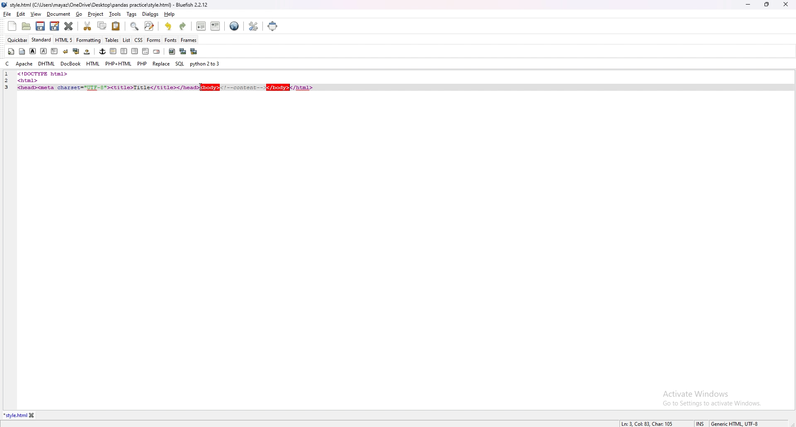 This screenshot has width=796, height=427. Describe the element at coordinates (33, 51) in the screenshot. I see `bold` at that location.